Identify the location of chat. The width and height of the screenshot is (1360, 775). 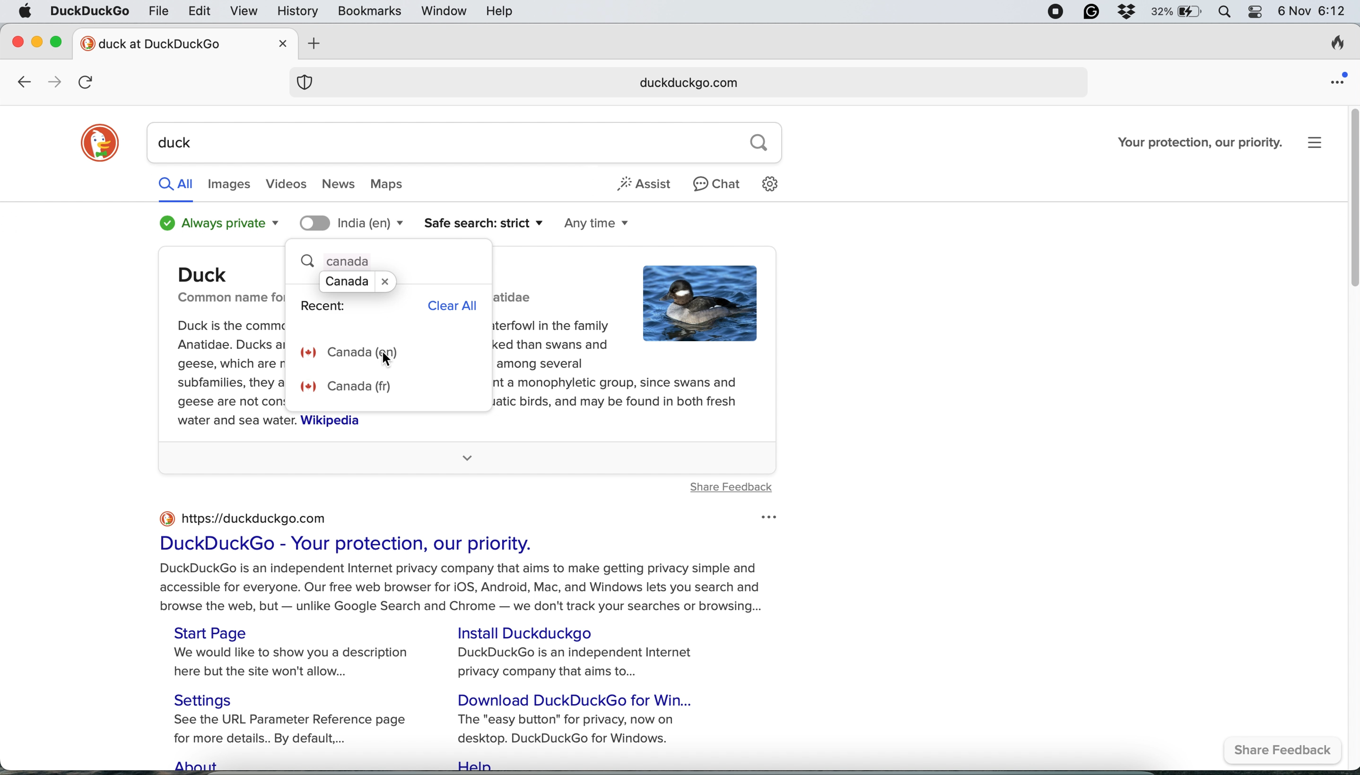
(718, 183).